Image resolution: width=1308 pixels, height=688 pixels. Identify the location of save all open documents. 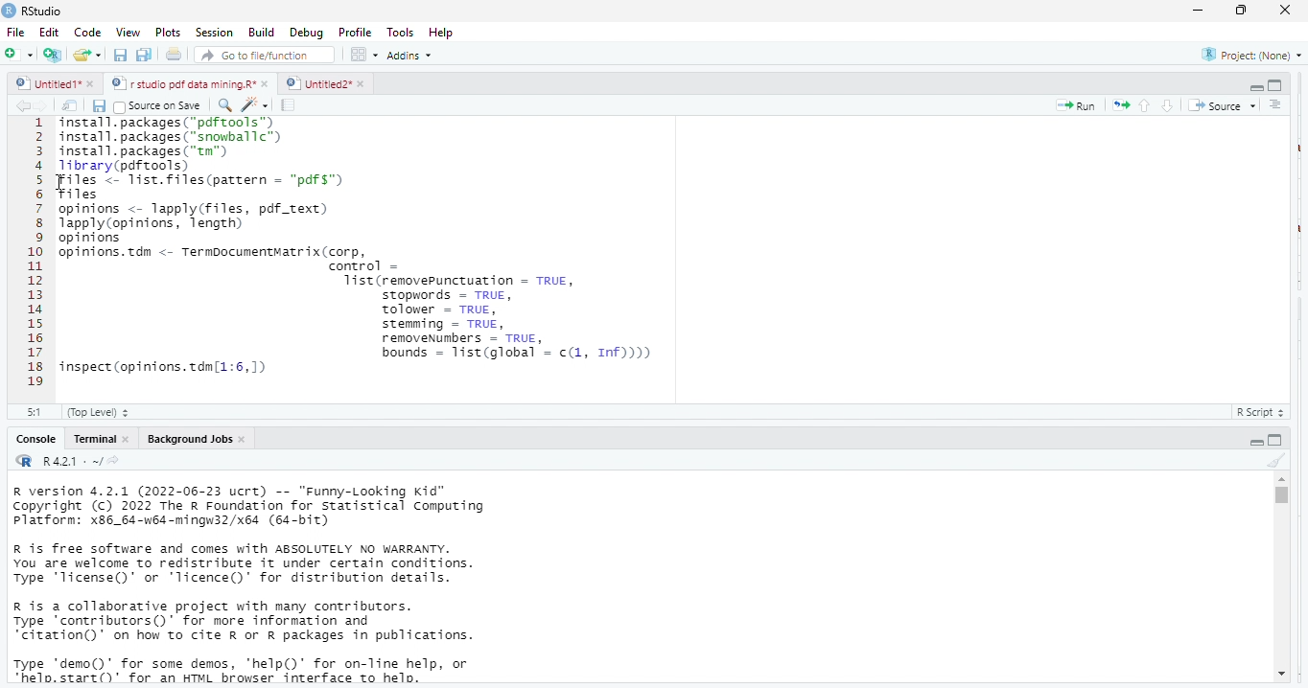
(145, 56).